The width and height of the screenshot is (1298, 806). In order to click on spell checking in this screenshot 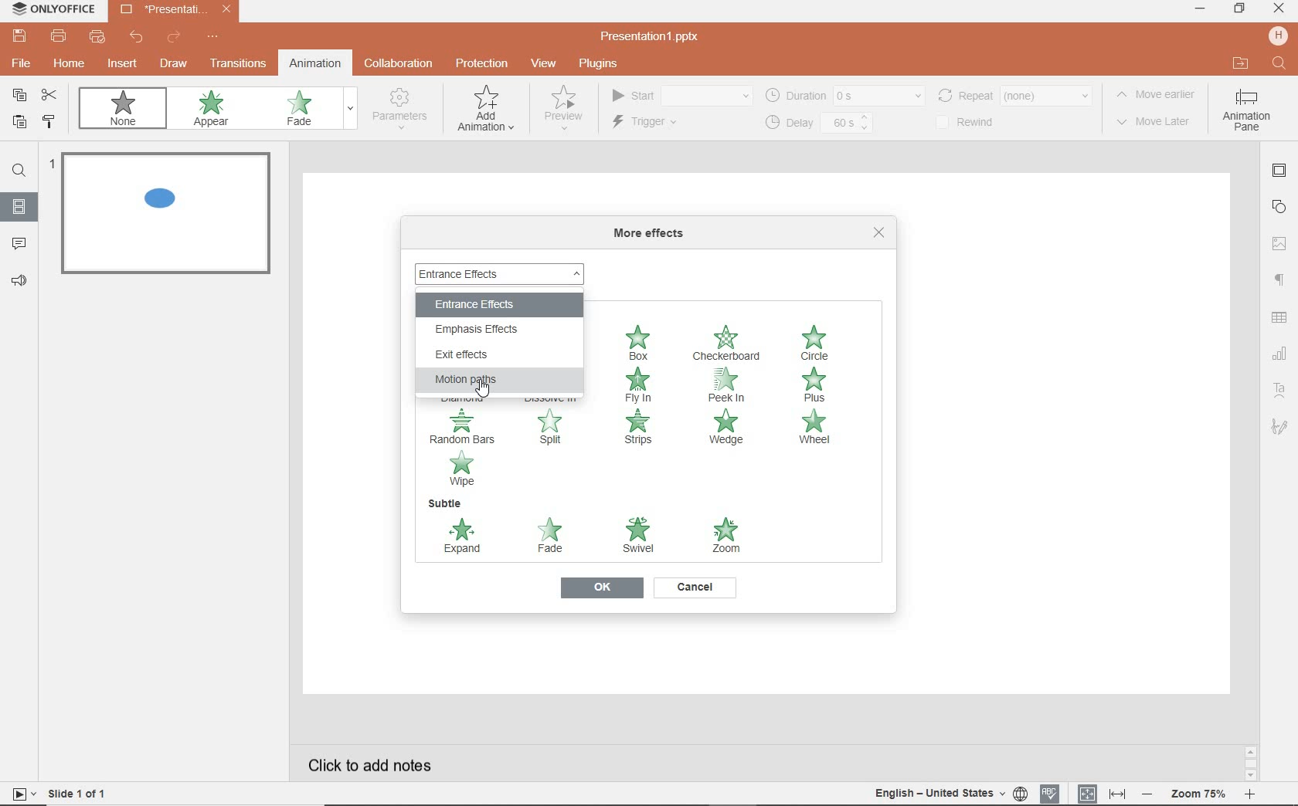, I will do `click(1048, 793)`.